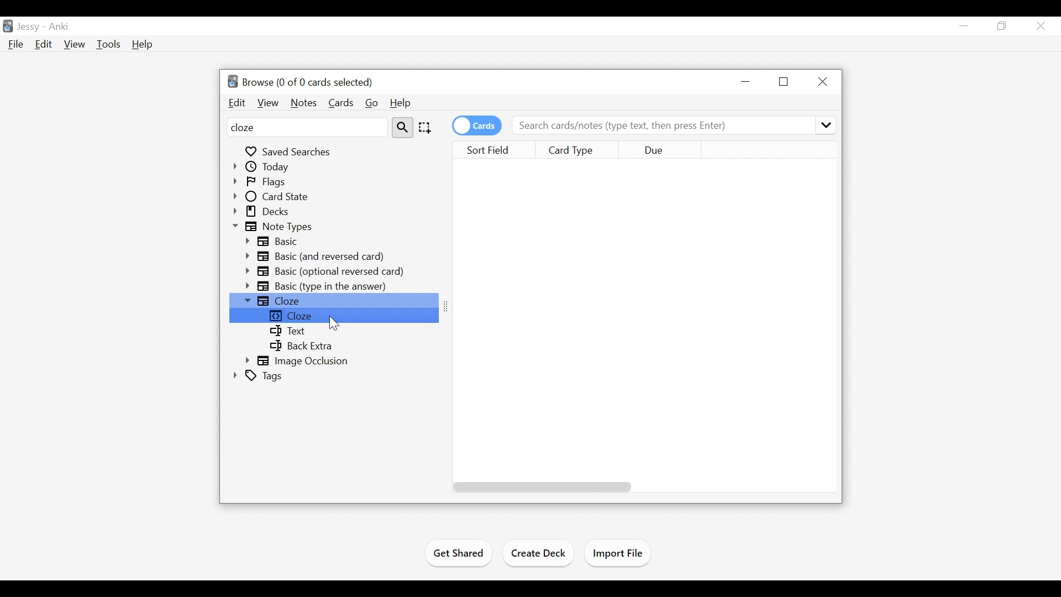 Image resolution: width=1061 pixels, height=597 pixels. I want to click on Tools, so click(108, 44).